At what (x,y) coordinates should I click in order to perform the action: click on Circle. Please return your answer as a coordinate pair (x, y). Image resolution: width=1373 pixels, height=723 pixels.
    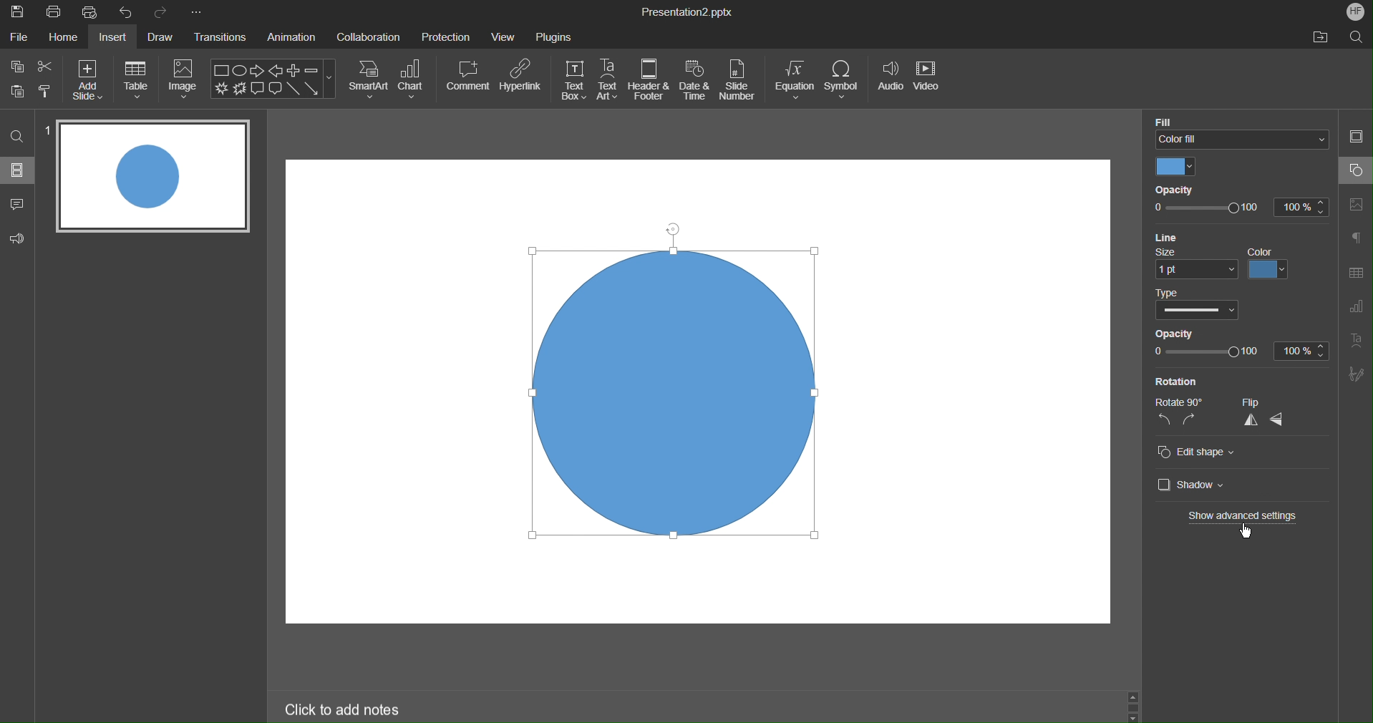
    Looking at the image, I should click on (679, 391).